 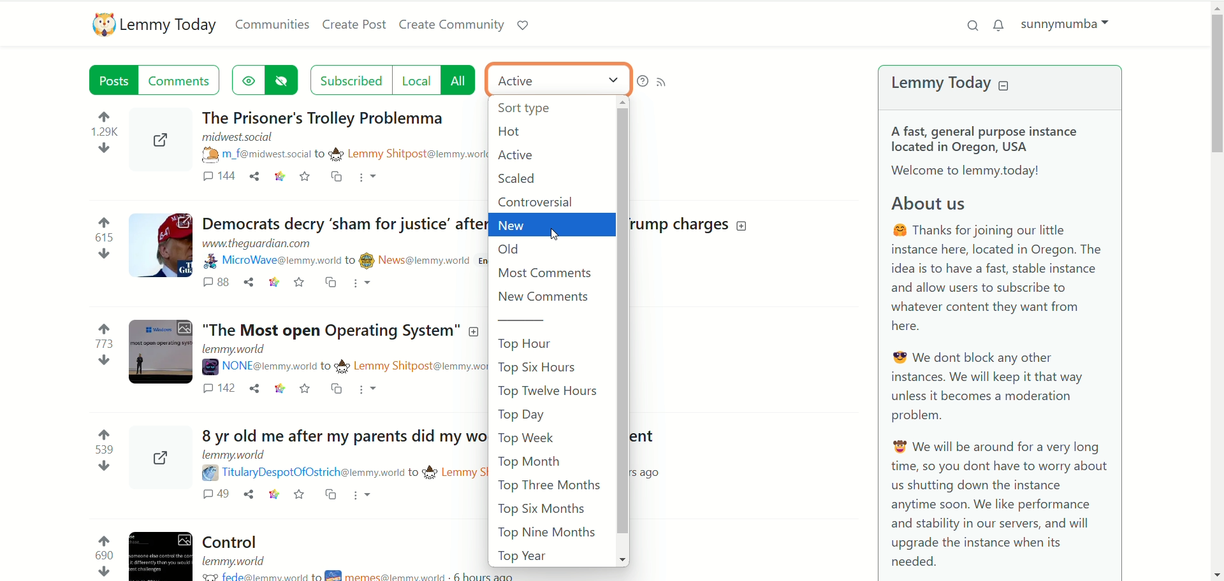 I want to click on Preview image, so click(x=159, y=457).